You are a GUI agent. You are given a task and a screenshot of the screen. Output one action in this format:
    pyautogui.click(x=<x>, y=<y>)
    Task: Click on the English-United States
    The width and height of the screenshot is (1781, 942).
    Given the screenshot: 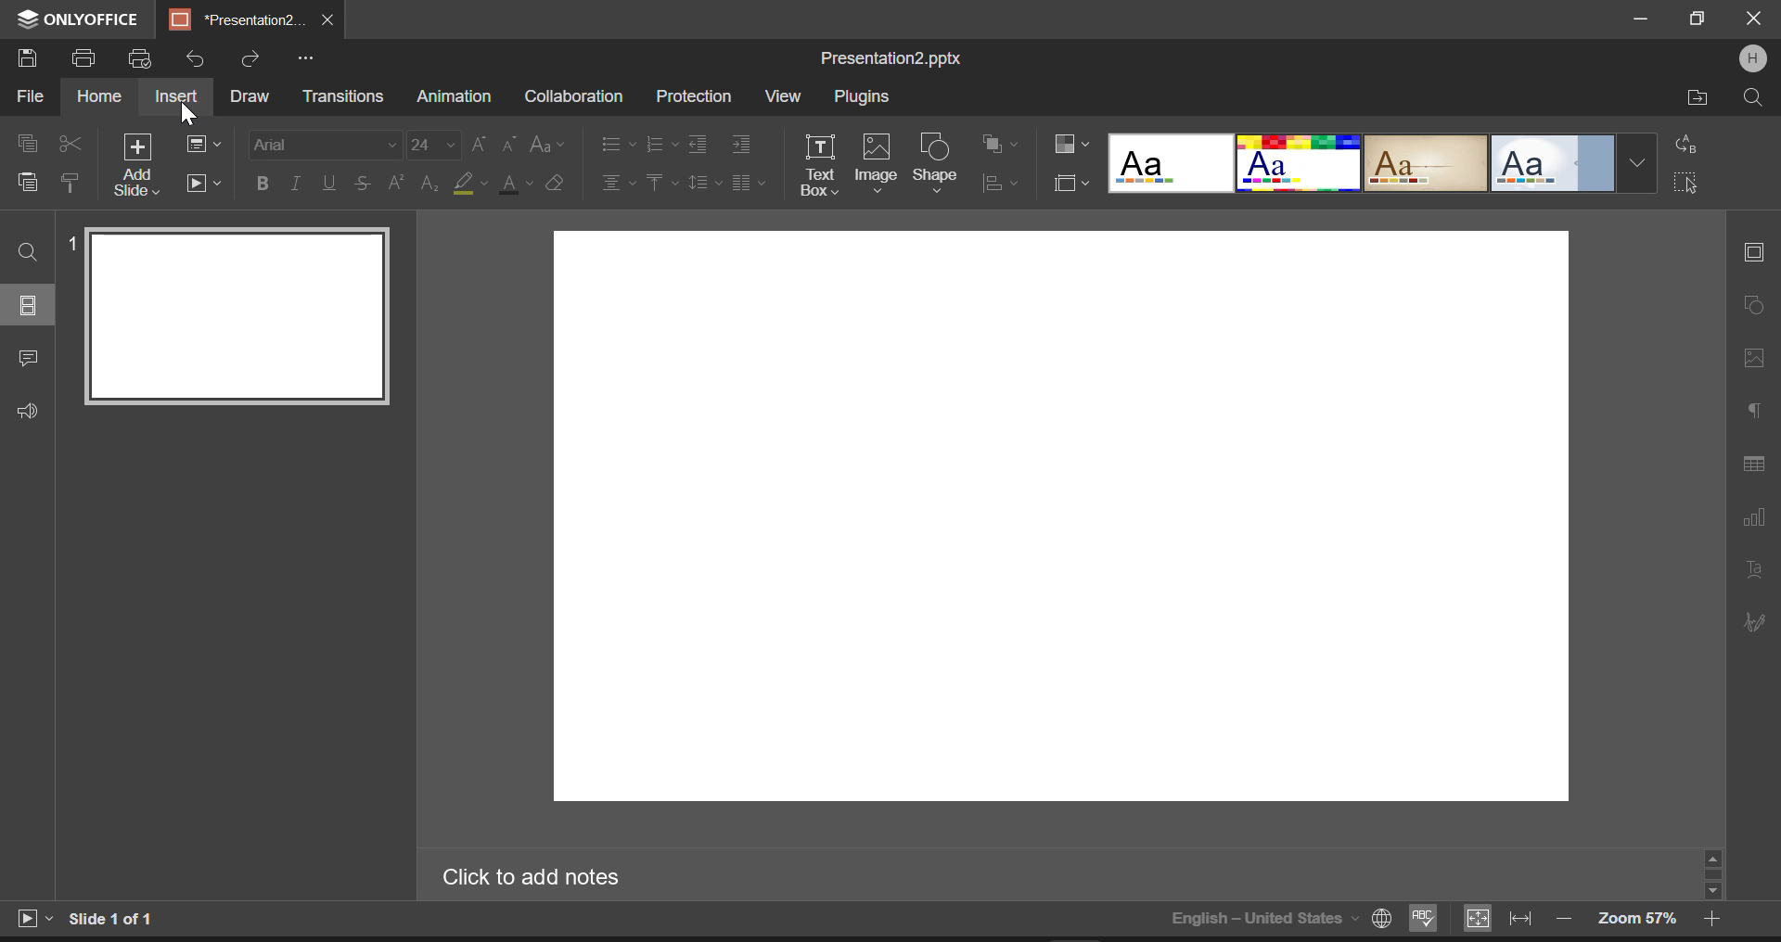 What is the action you would take?
    pyautogui.click(x=1279, y=918)
    